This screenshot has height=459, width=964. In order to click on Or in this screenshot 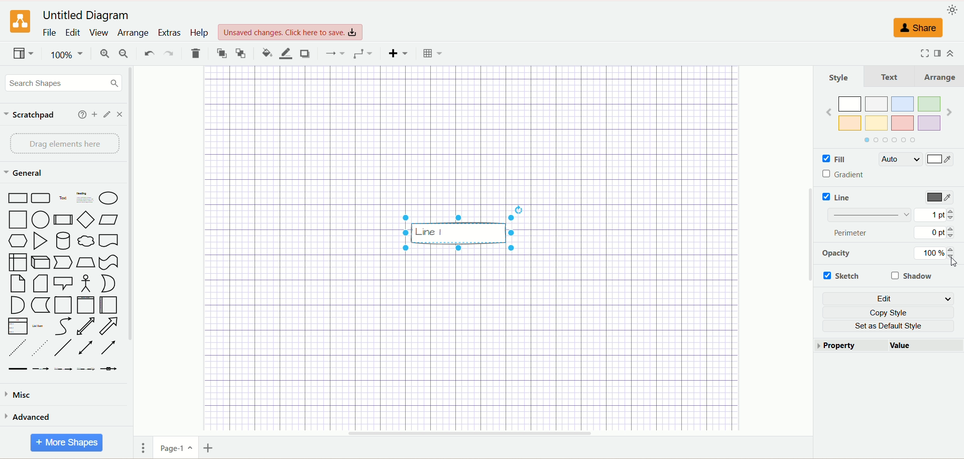, I will do `click(108, 284)`.